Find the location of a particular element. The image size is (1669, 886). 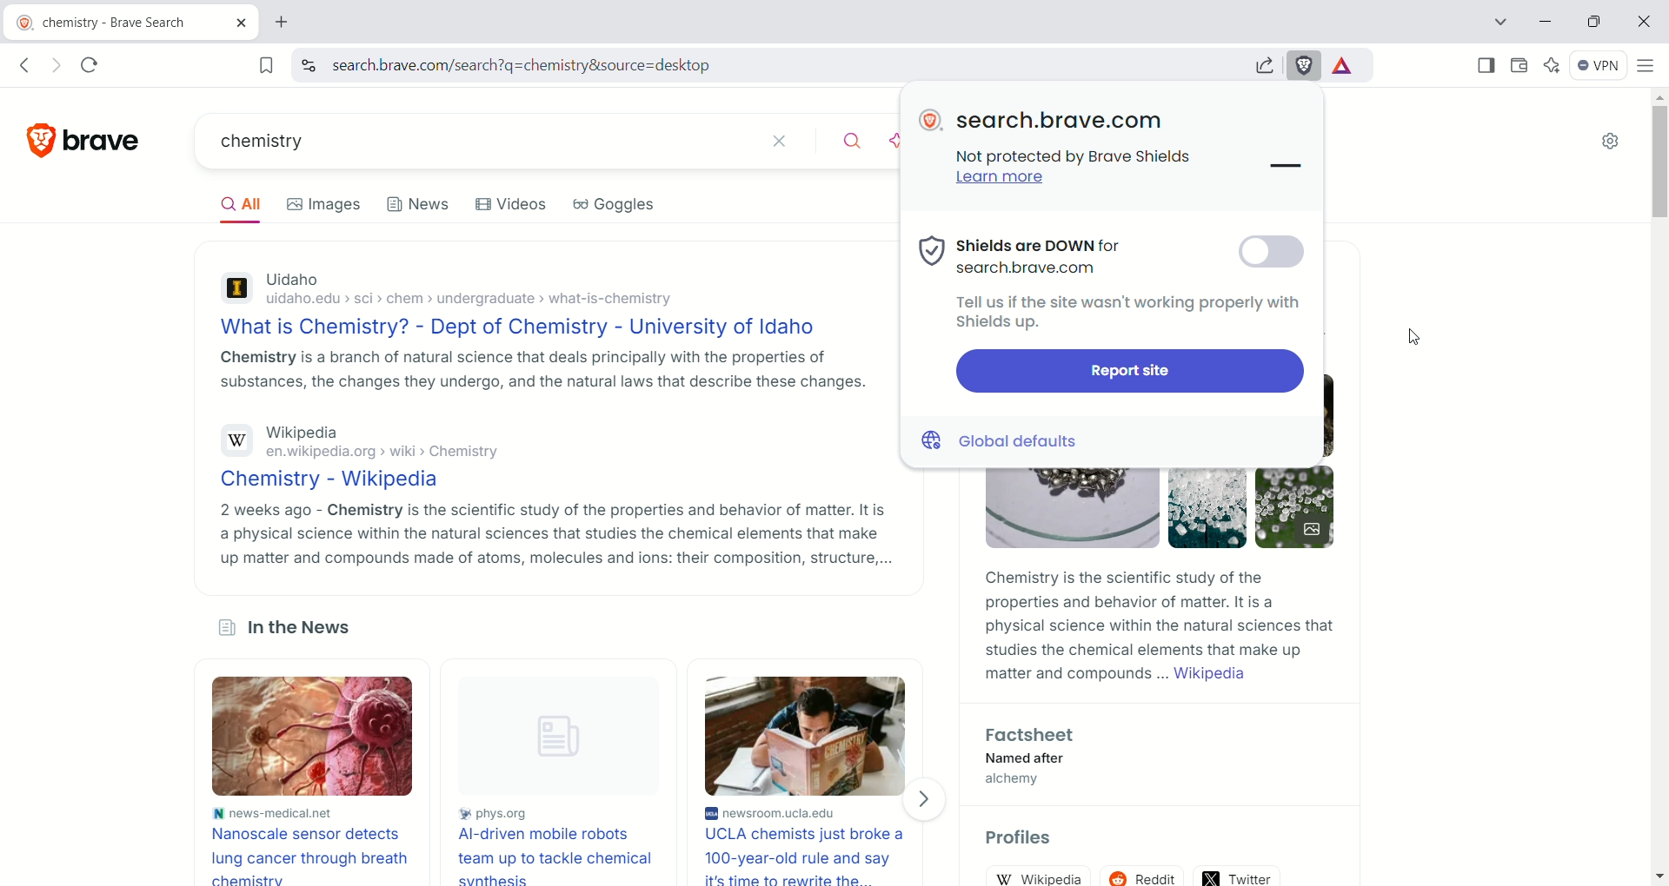

close is located at coordinates (1644, 21).